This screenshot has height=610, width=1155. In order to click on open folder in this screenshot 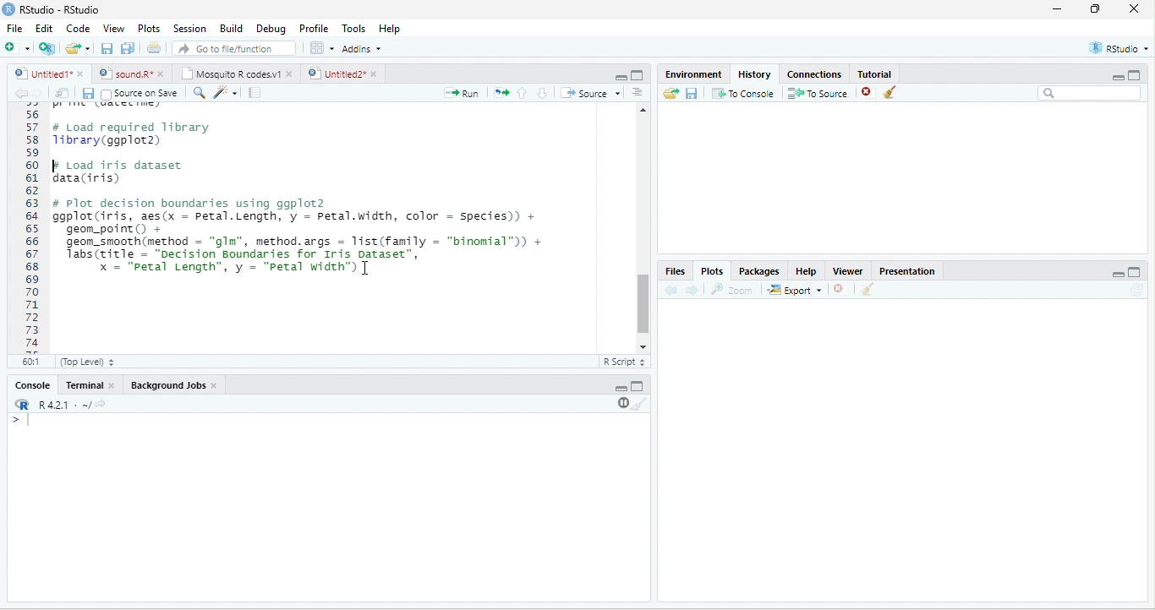, I will do `click(671, 93)`.